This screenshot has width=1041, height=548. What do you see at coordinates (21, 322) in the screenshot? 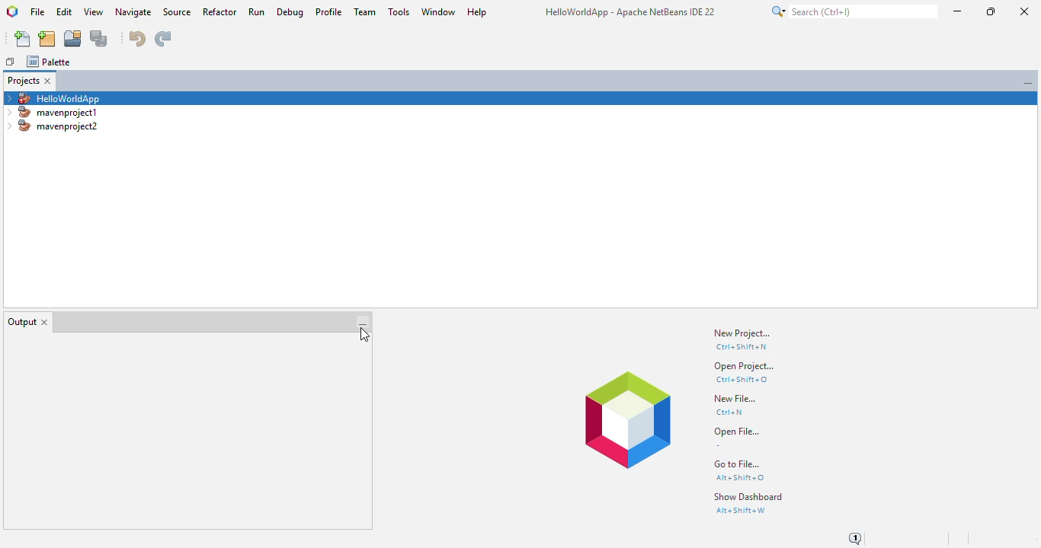
I see `output` at bounding box center [21, 322].